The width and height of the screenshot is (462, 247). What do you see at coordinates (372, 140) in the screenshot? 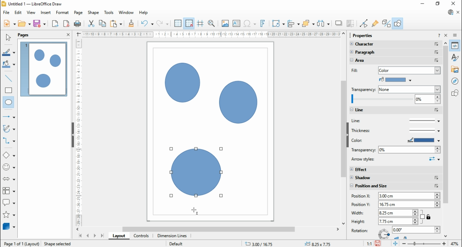
I see `color` at bounding box center [372, 140].